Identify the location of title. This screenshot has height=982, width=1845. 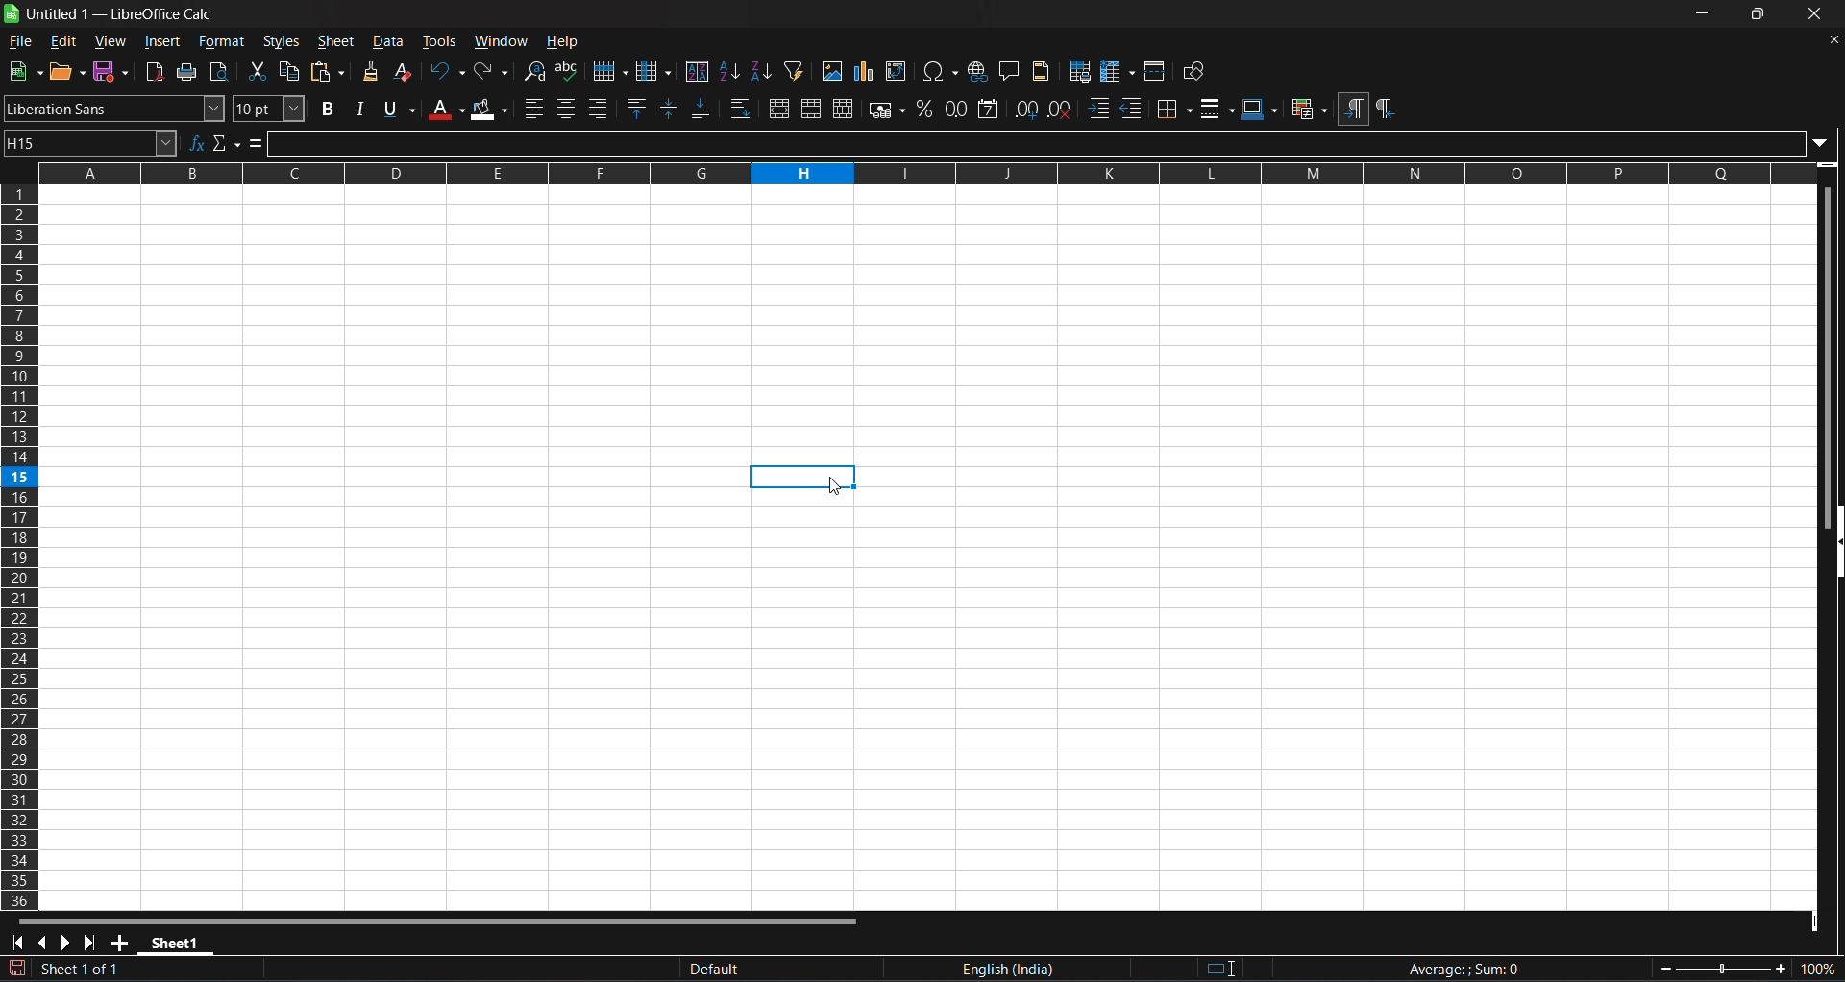
(119, 14).